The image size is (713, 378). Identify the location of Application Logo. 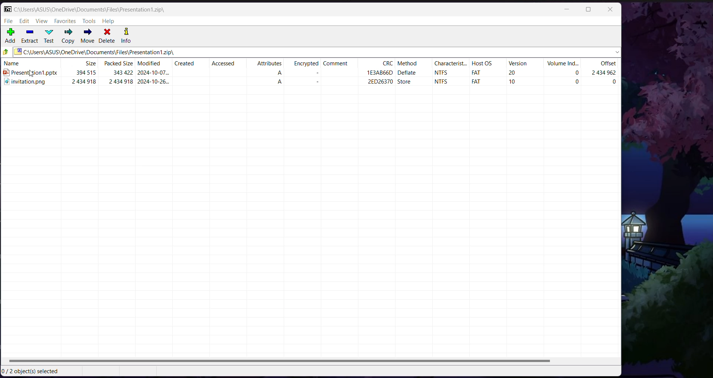
(6, 9).